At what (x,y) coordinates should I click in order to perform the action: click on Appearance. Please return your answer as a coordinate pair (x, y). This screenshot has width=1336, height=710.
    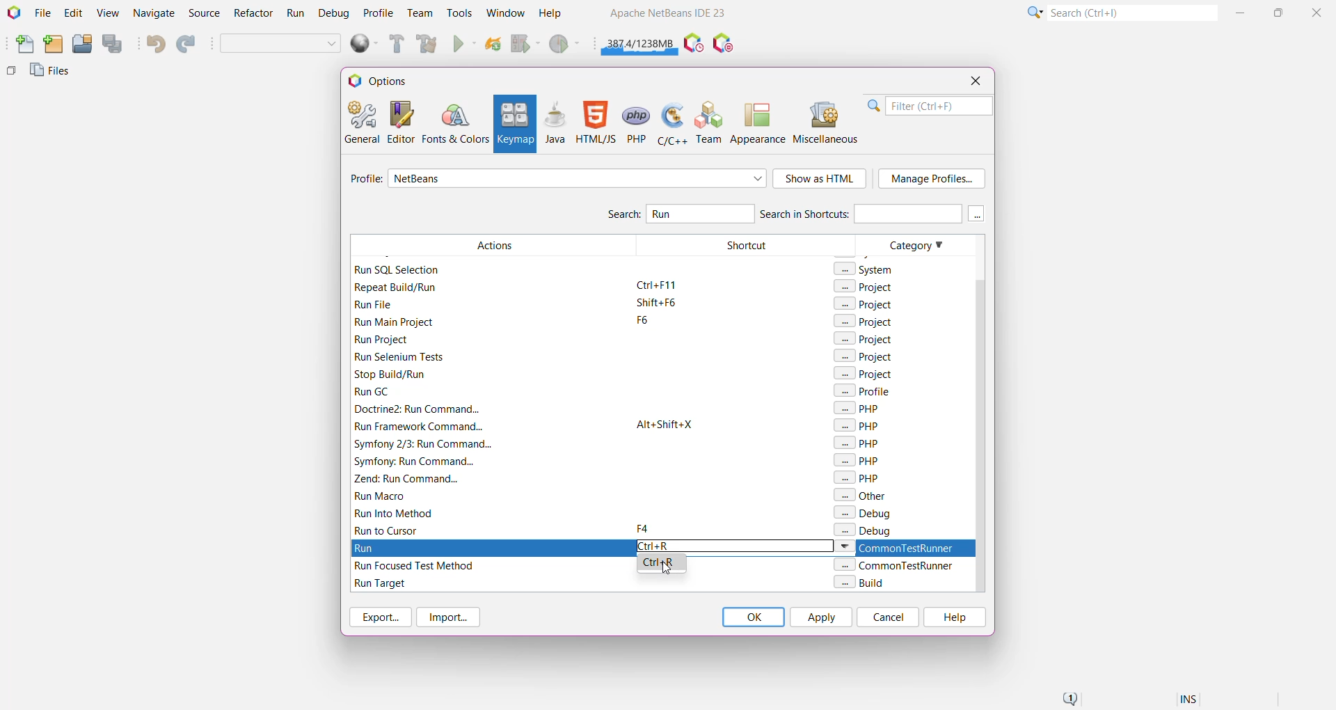
    Looking at the image, I should click on (758, 123).